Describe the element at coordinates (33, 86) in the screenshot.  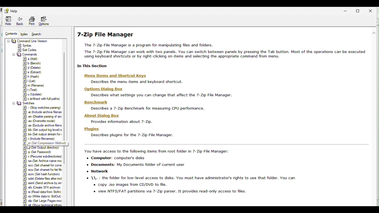
I see `rename` at that location.